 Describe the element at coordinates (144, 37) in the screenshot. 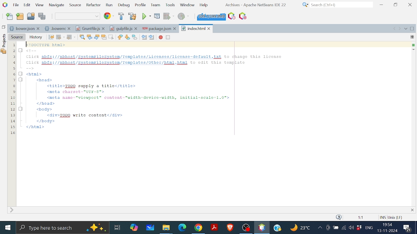

I see `Shift line left` at that location.